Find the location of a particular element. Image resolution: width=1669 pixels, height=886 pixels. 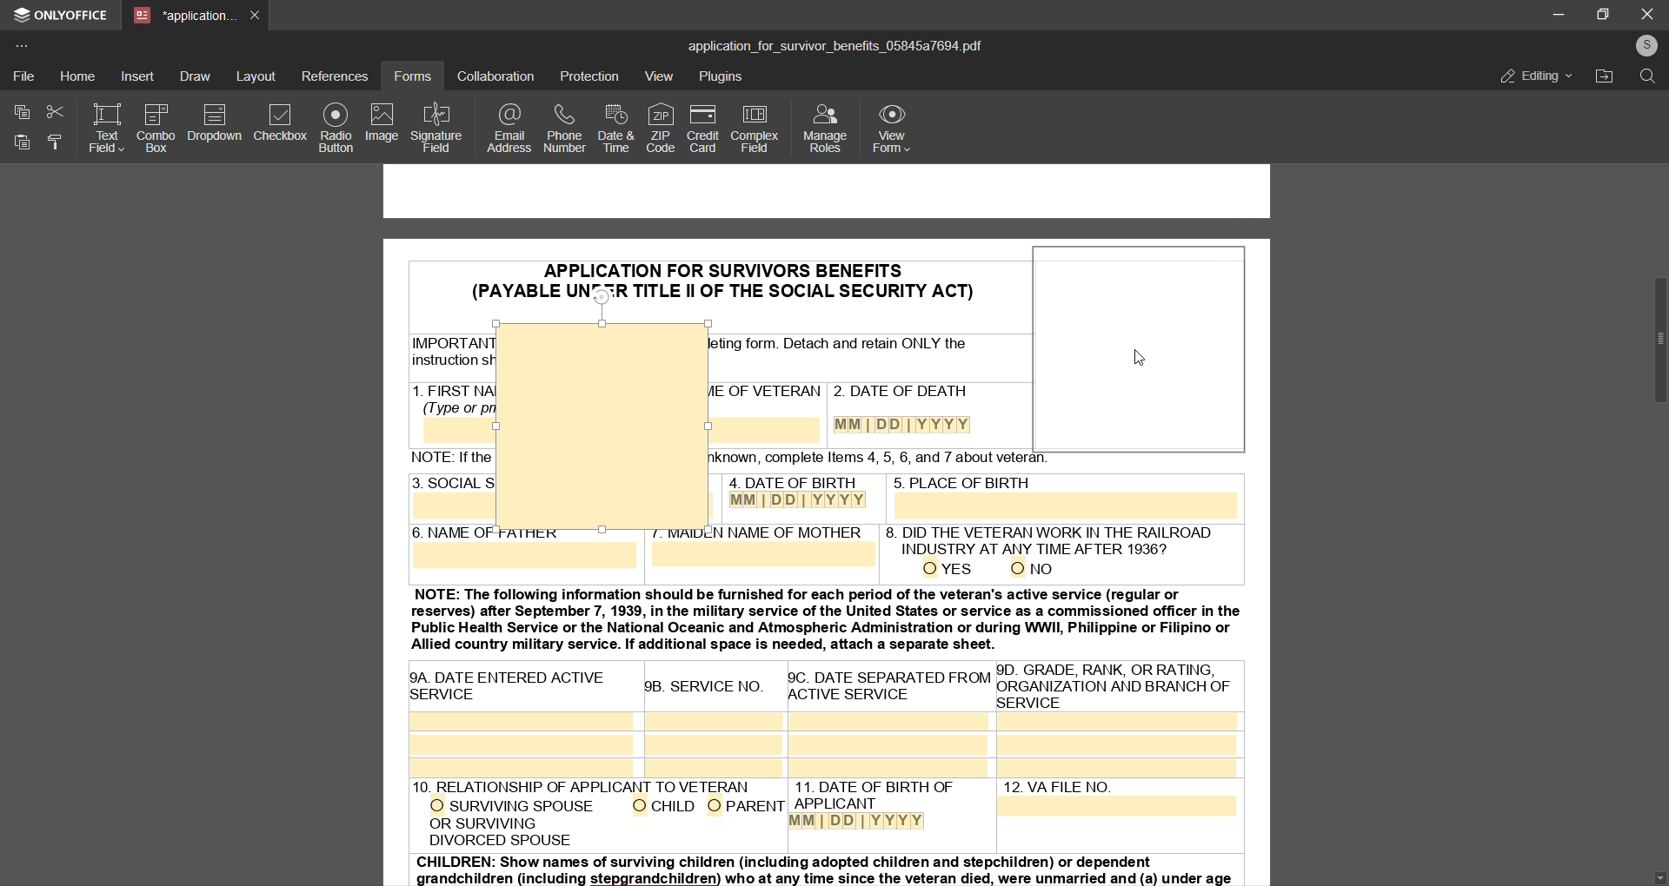

editing is located at coordinates (1526, 75).